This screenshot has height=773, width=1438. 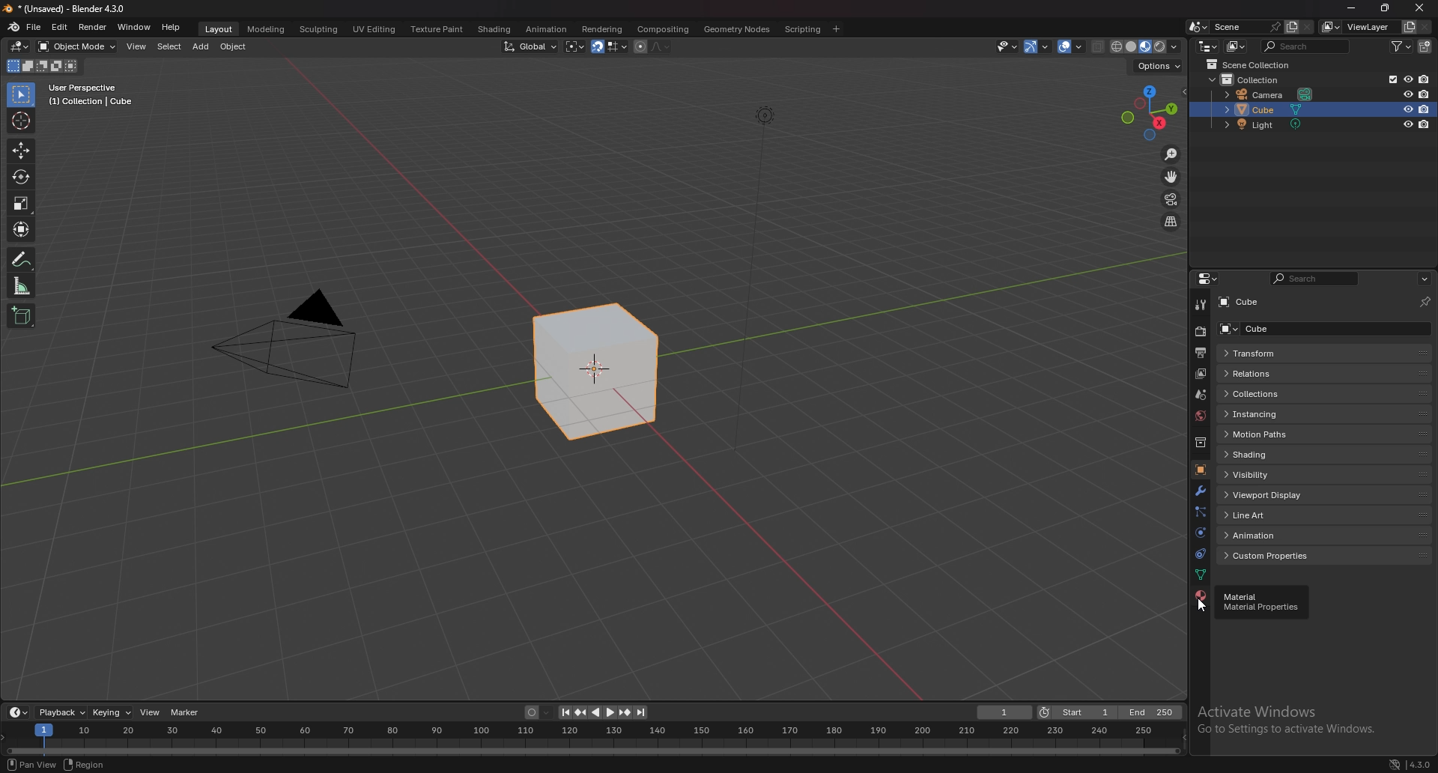 What do you see at coordinates (1389, 79) in the screenshot?
I see `exclude from view layer` at bounding box center [1389, 79].